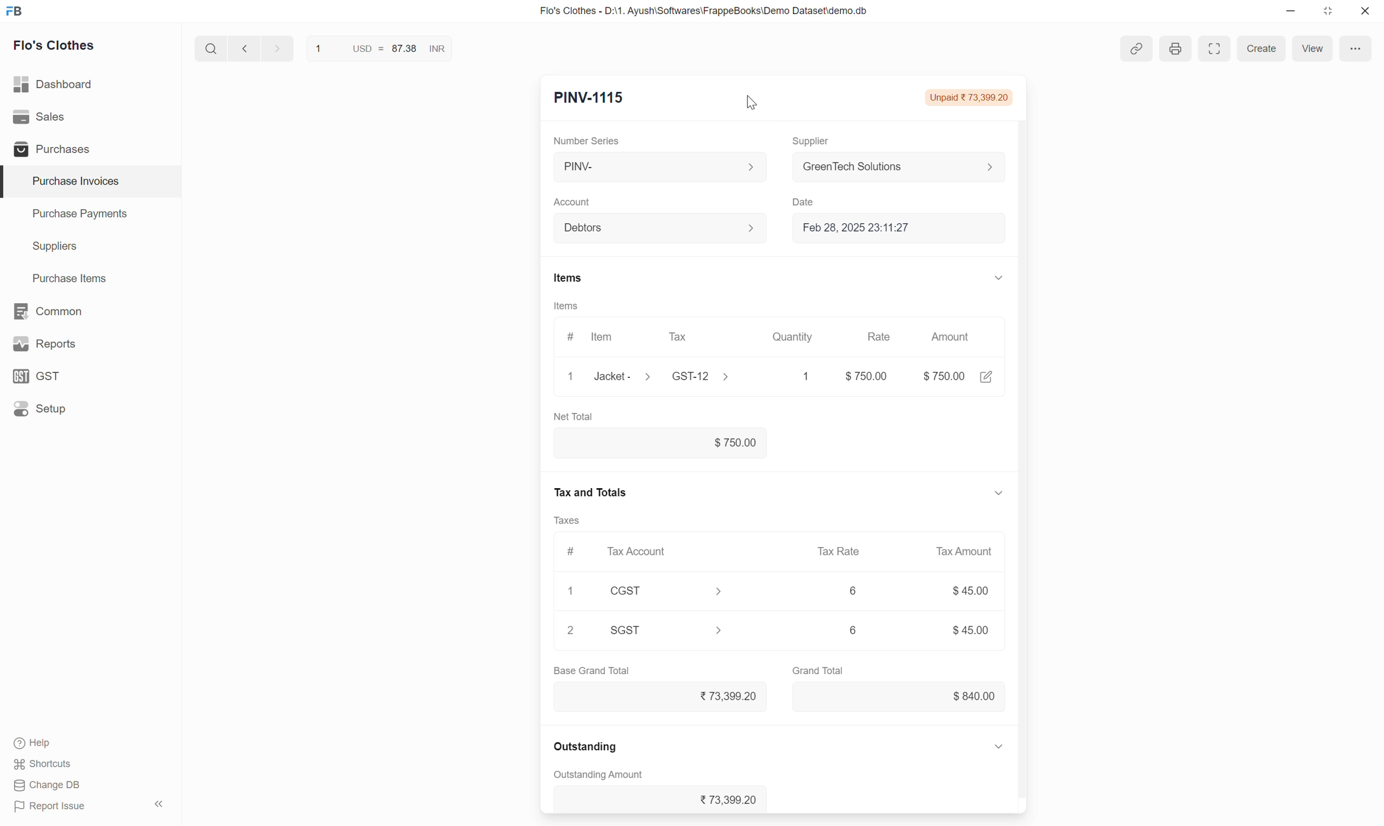 The width and height of the screenshot is (1384, 826). What do you see at coordinates (55, 45) in the screenshot?
I see `Flo's Clothes` at bounding box center [55, 45].